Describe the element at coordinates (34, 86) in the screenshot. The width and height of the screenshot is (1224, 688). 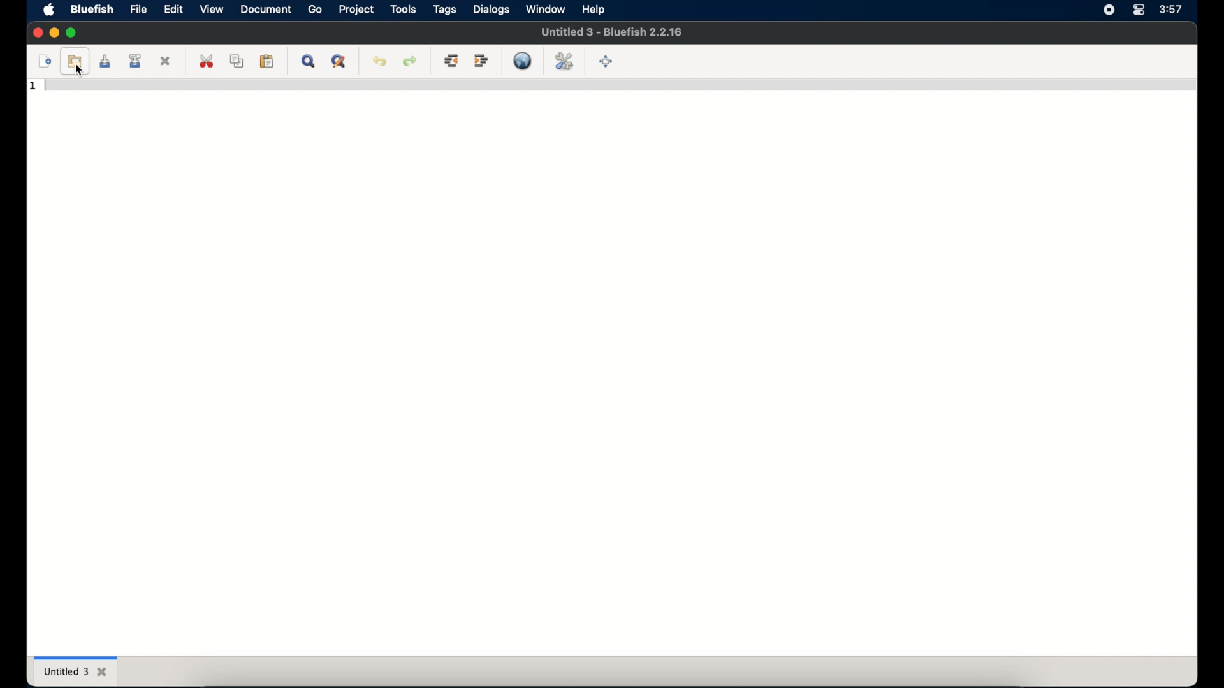
I see `1` at that location.